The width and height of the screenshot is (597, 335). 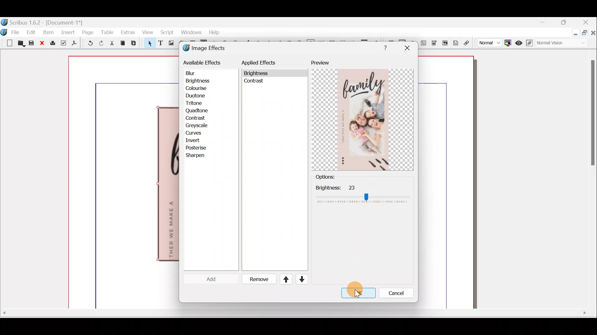 What do you see at coordinates (362, 194) in the screenshot?
I see `` at bounding box center [362, 194].